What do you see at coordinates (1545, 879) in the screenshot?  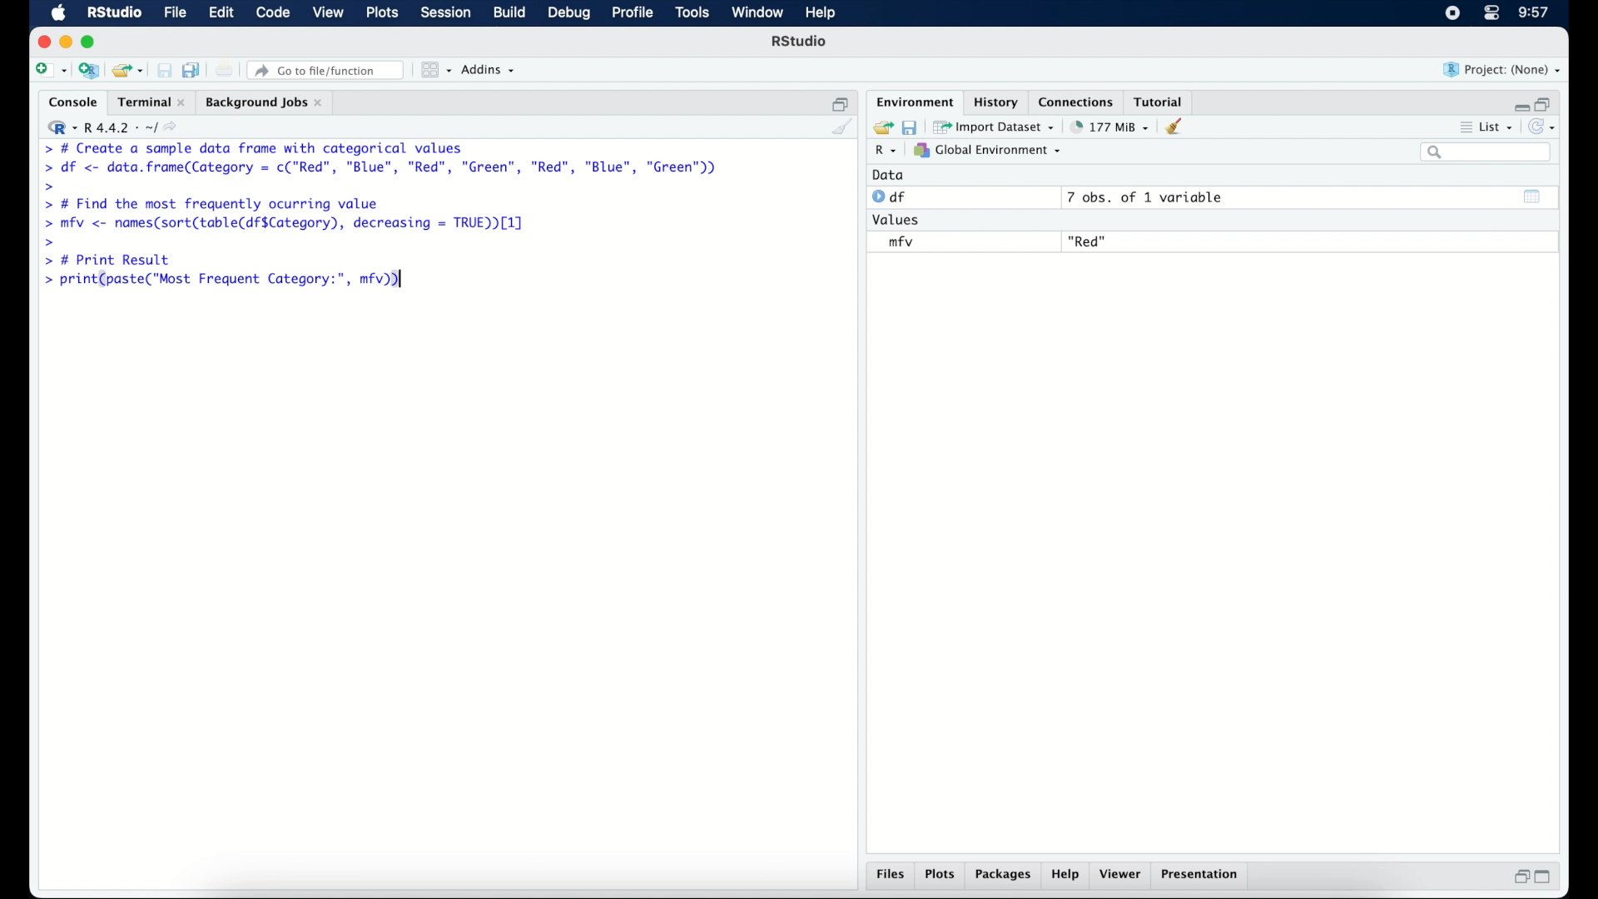 I see `maximize` at bounding box center [1545, 879].